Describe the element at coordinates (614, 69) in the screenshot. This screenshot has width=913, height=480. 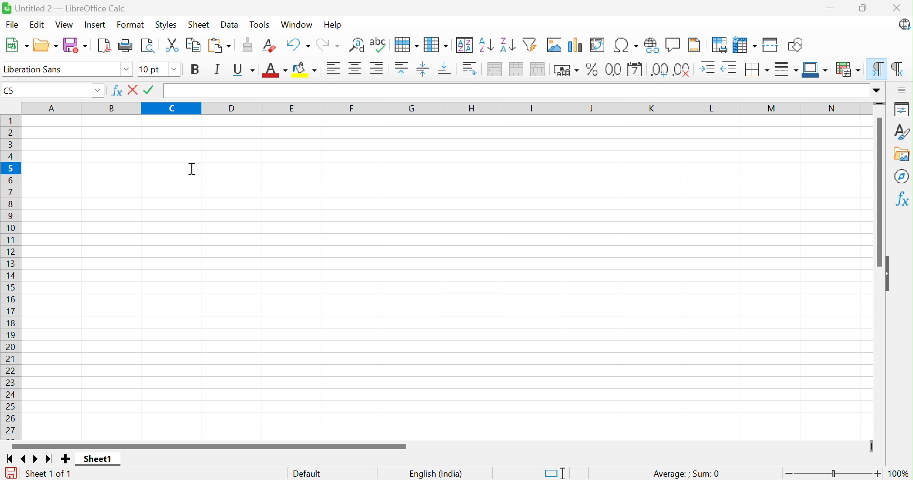
I see `Format as number` at that location.